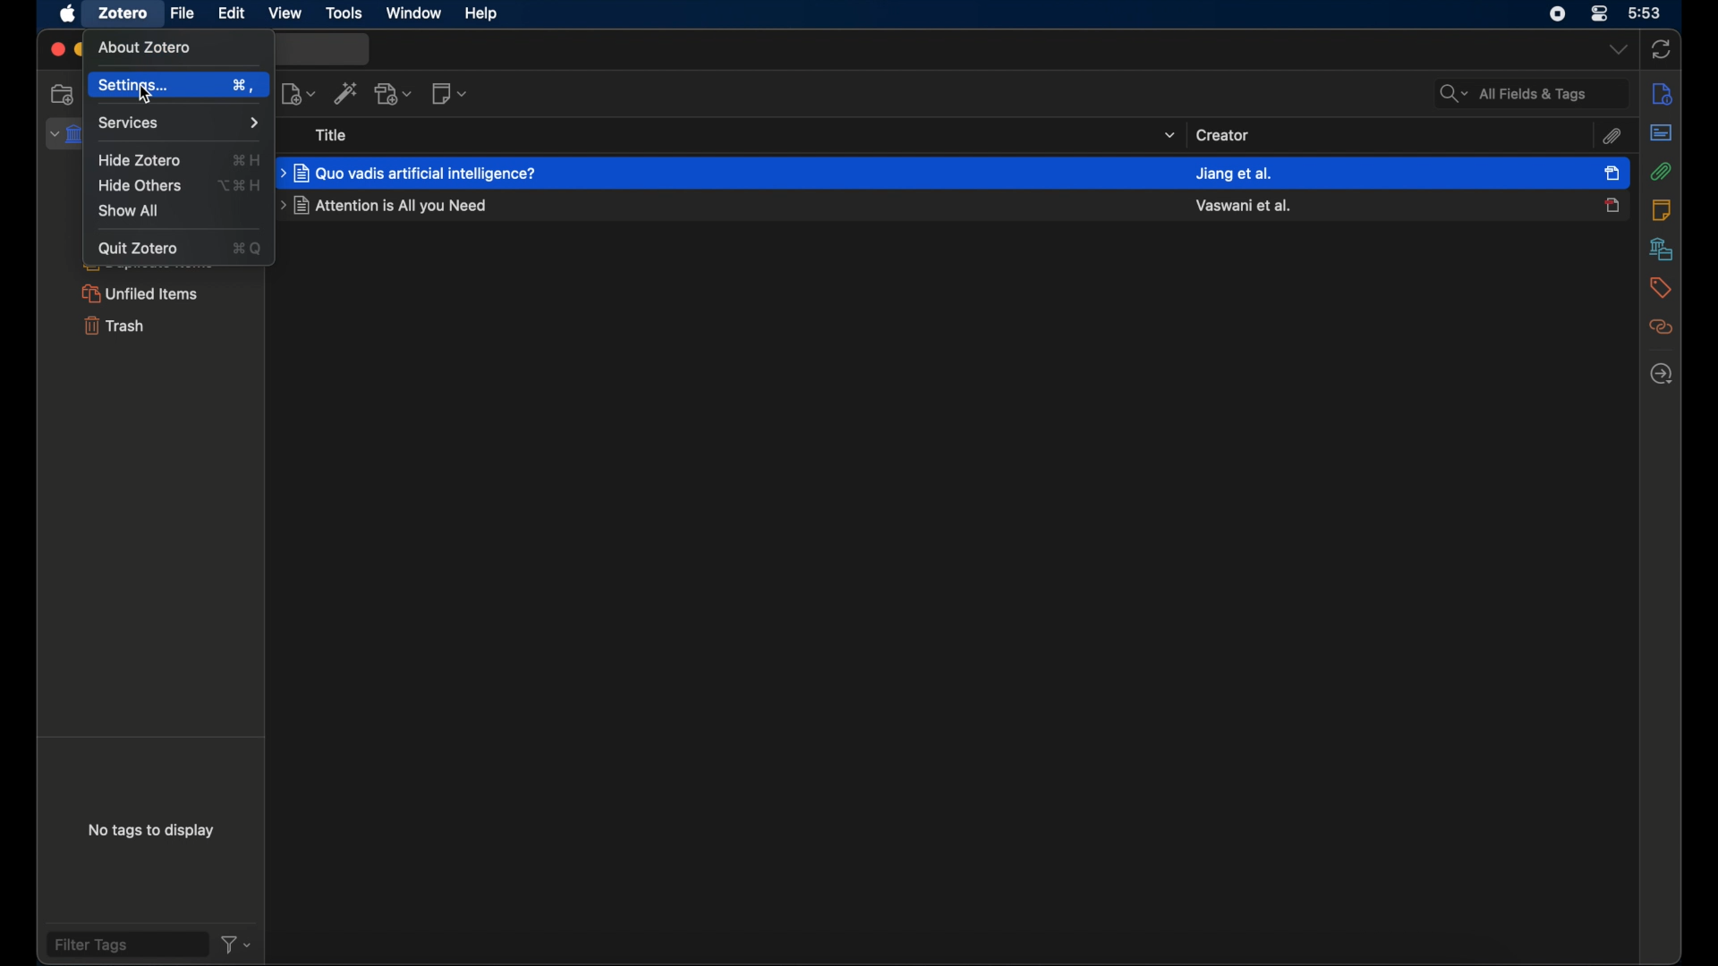  Describe the element at coordinates (139, 249) in the screenshot. I see `quit zotero` at that location.